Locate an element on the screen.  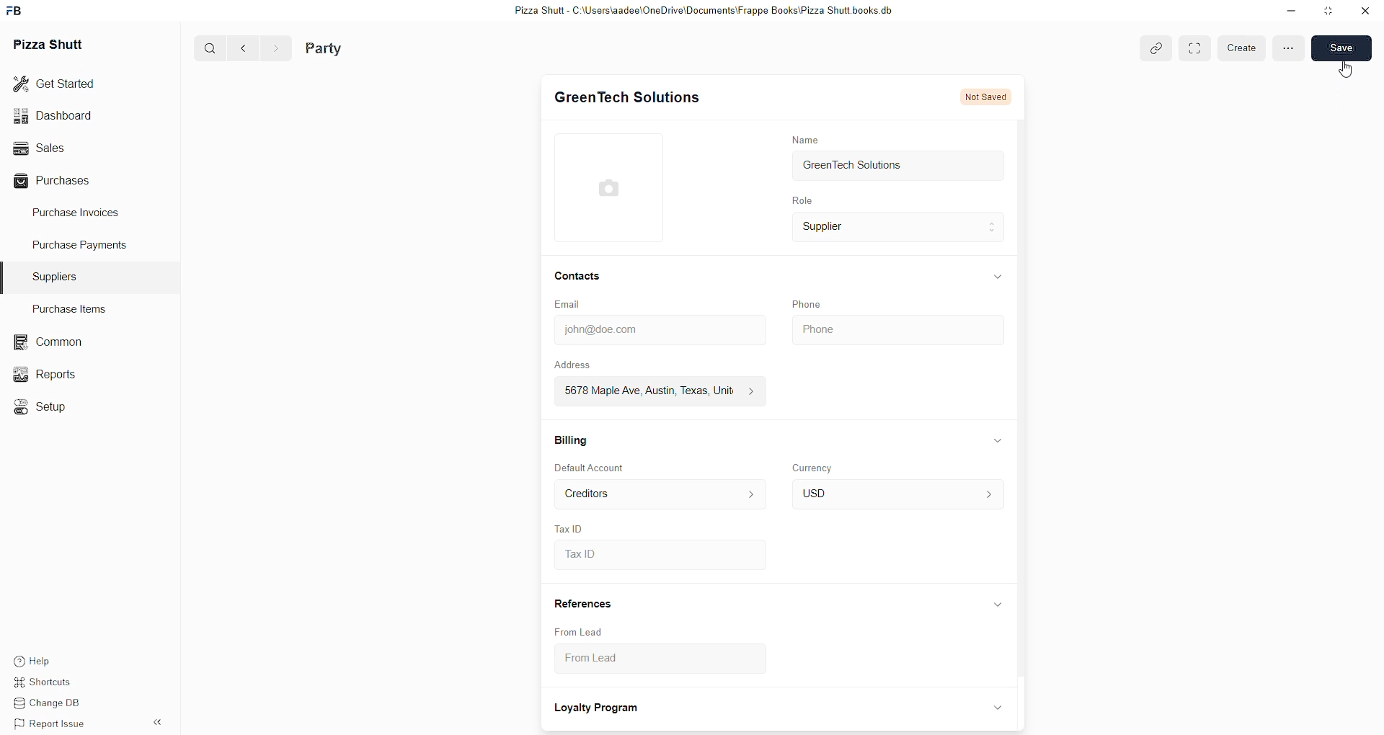
close is located at coordinates (1364, 11).